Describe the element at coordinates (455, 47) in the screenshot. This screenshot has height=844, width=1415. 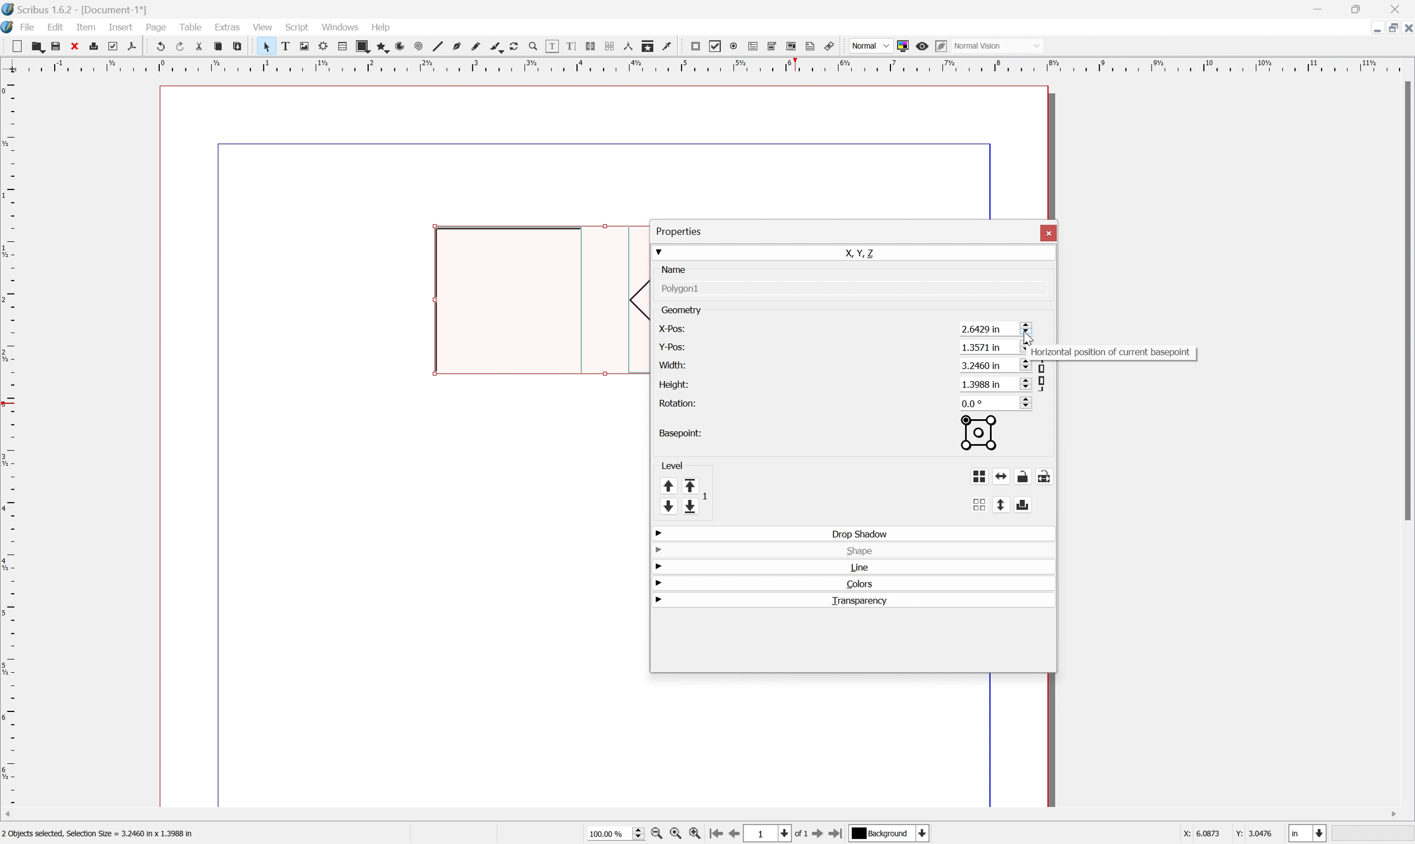
I see `bezier curve` at that location.